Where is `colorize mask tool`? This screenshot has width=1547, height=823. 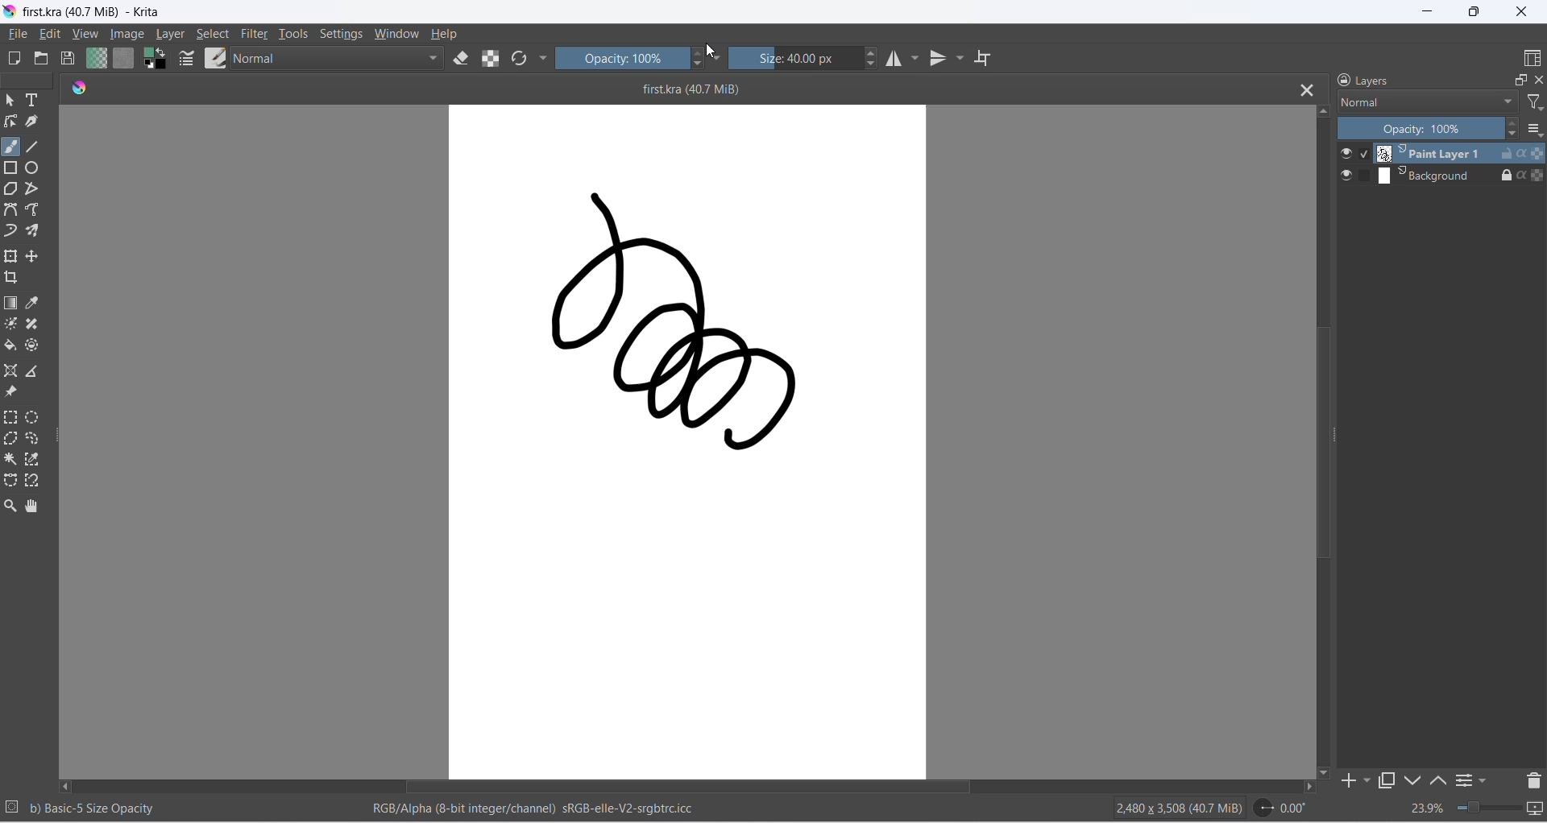
colorize mask tool is located at coordinates (11, 324).